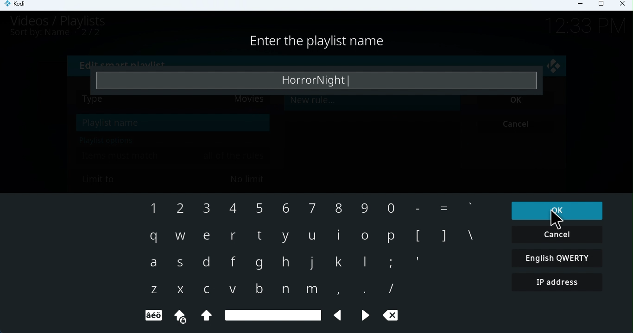 The image size is (633, 333). What do you see at coordinates (319, 80) in the screenshot?
I see `Enter playlist name` at bounding box center [319, 80].